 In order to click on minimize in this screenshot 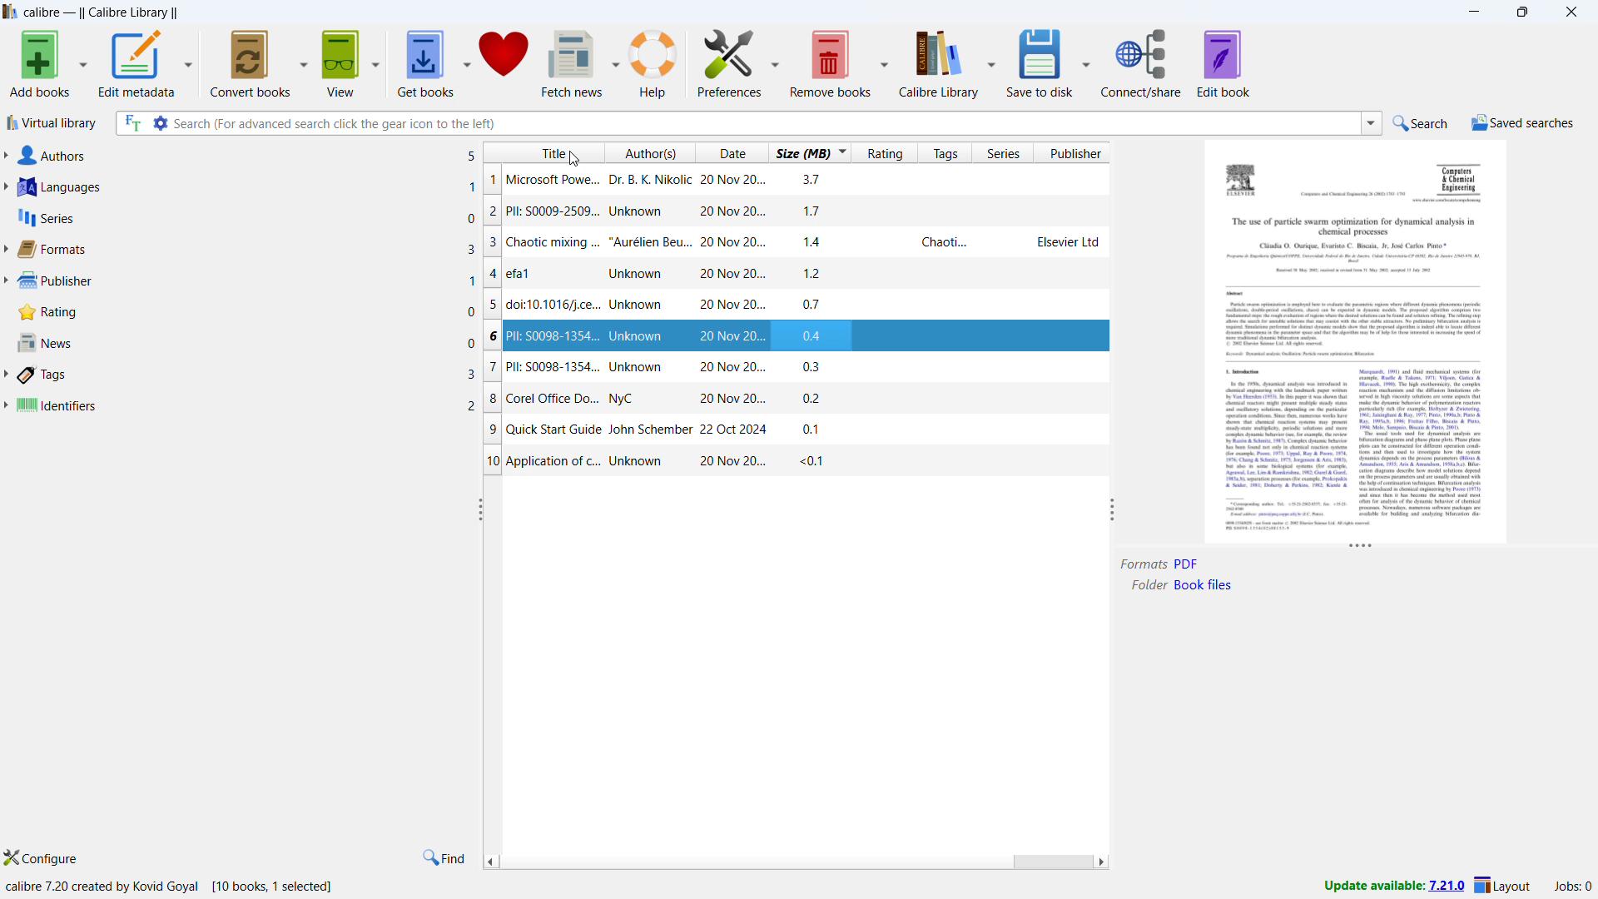, I will do `click(1473, 10)`.